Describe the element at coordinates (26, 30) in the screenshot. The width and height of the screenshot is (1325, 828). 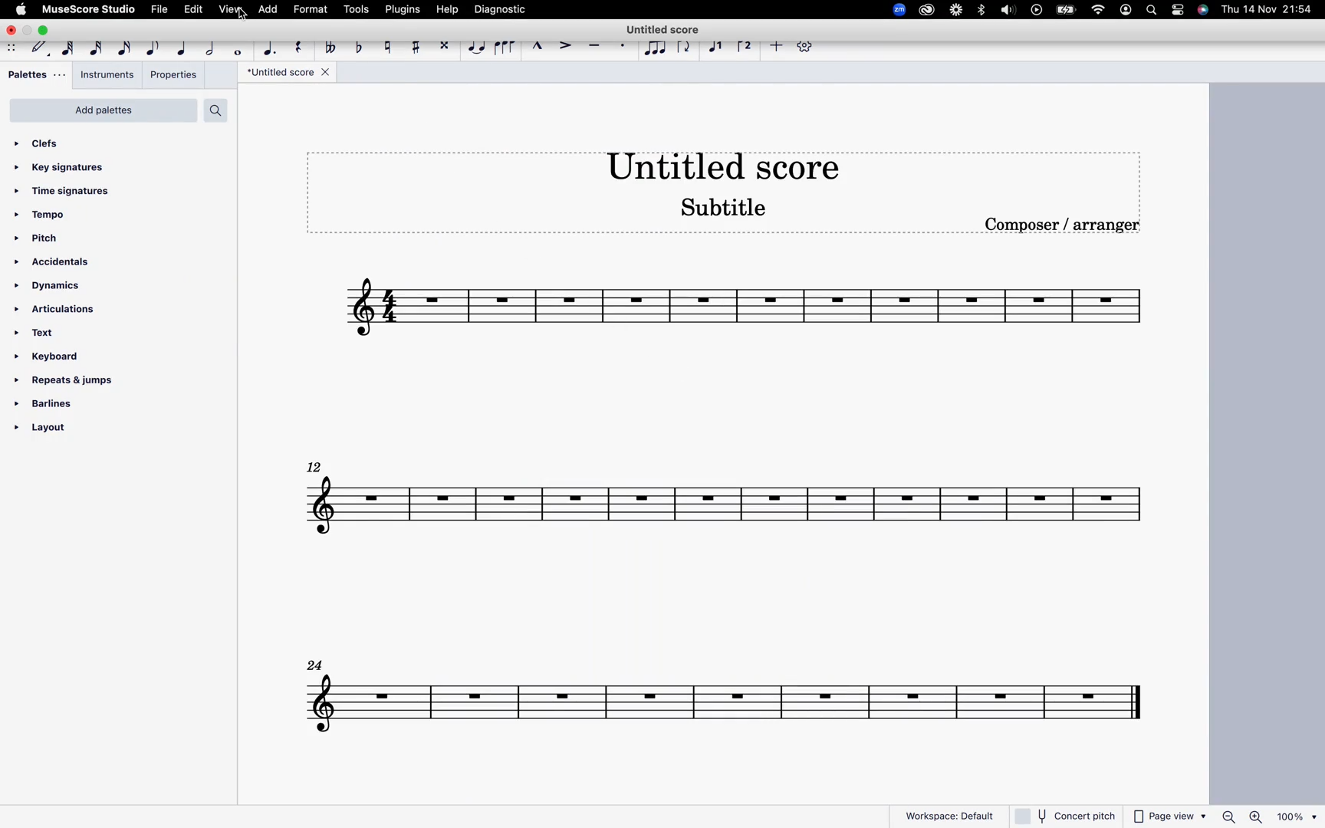
I see `minimize` at that location.